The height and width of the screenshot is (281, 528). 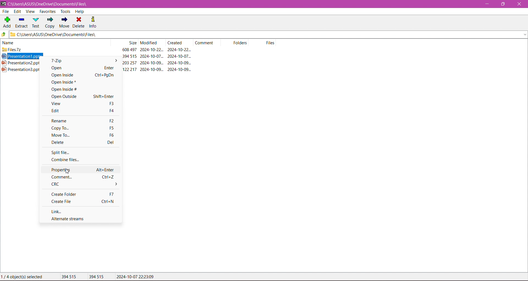 I want to click on Create Folder, so click(x=84, y=194).